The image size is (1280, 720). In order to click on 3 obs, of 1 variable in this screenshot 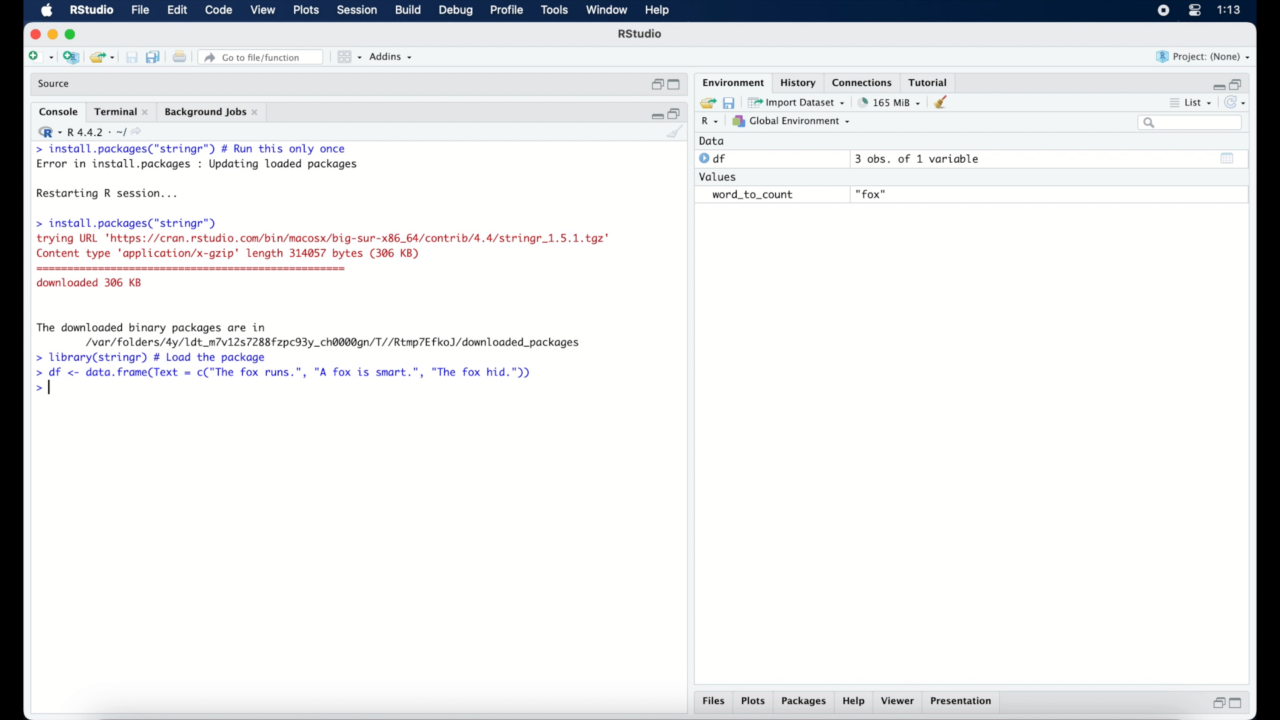, I will do `click(923, 159)`.